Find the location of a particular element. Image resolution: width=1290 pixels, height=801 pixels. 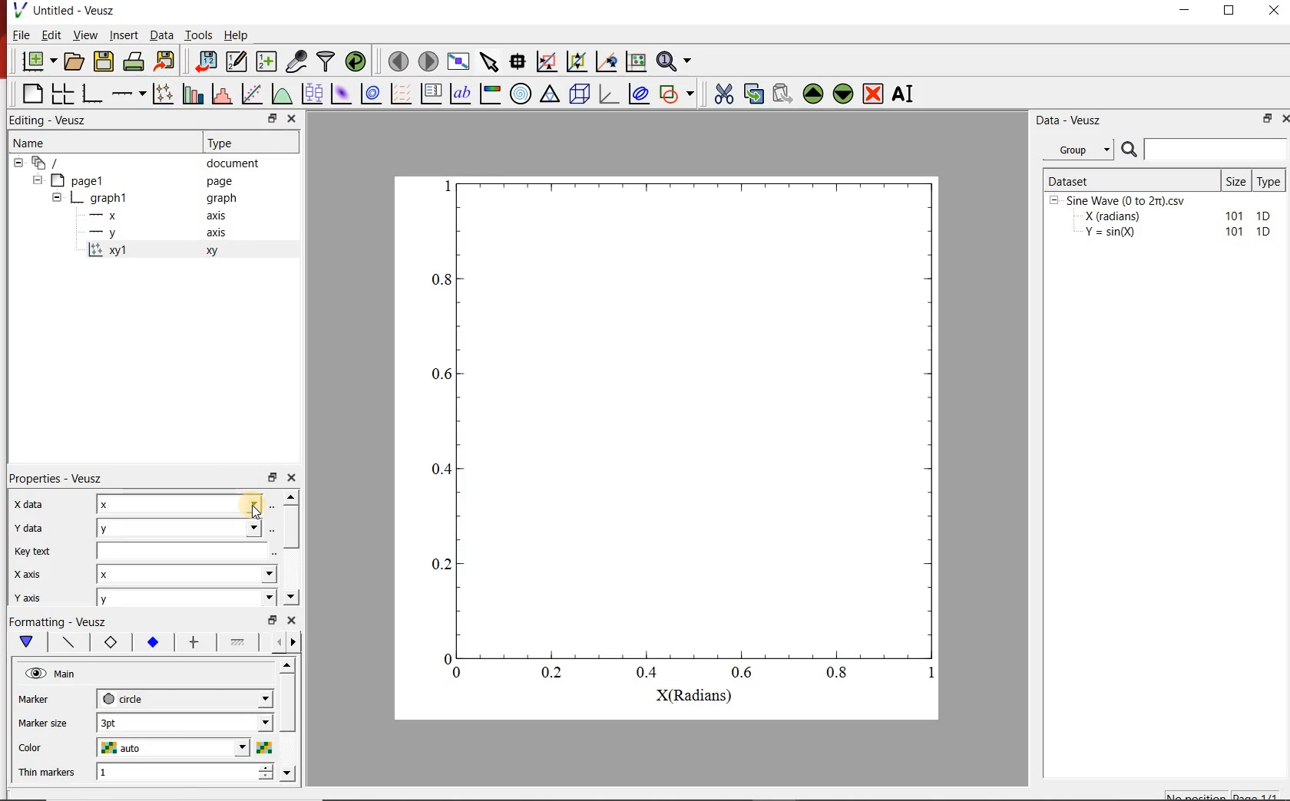

Close is located at coordinates (1282, 120).